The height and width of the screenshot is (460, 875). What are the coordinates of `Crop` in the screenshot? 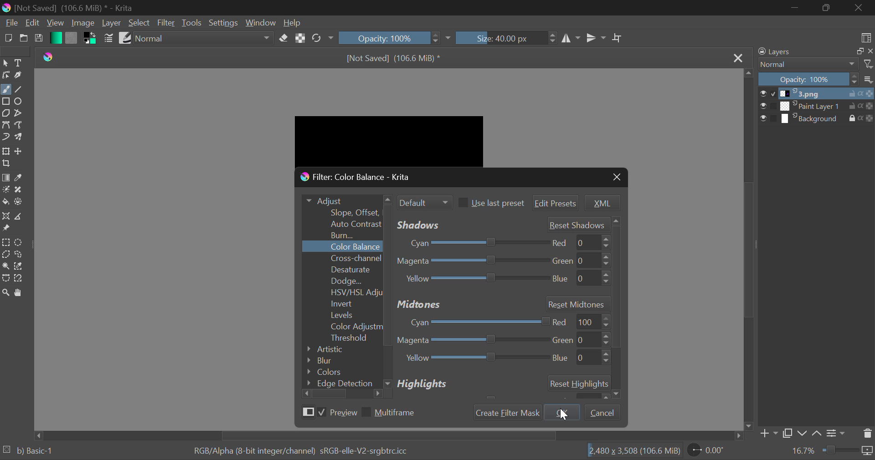 It's located at (616, 37).